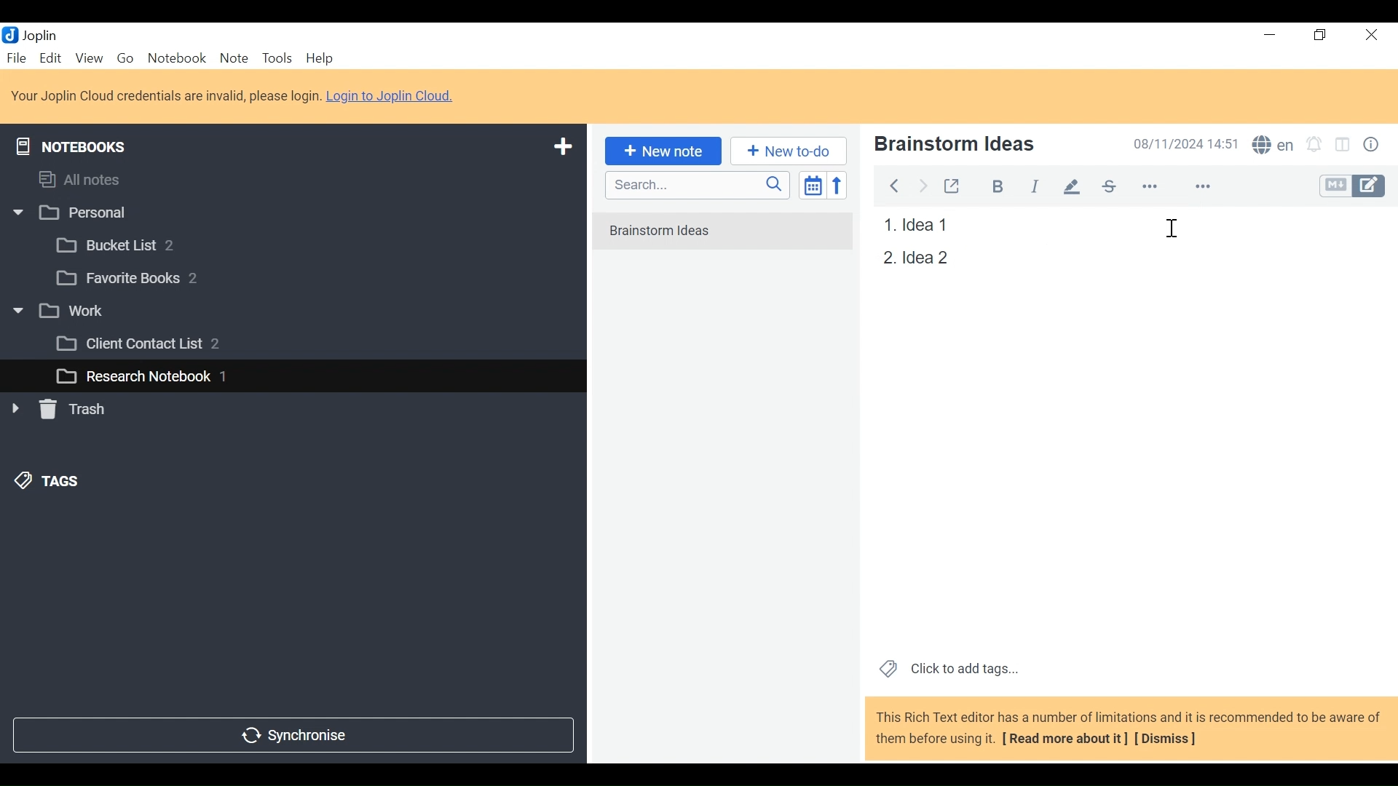 This screenshot has height=786, width=1398. I want to click on &) TAGS, so click(63, 483).